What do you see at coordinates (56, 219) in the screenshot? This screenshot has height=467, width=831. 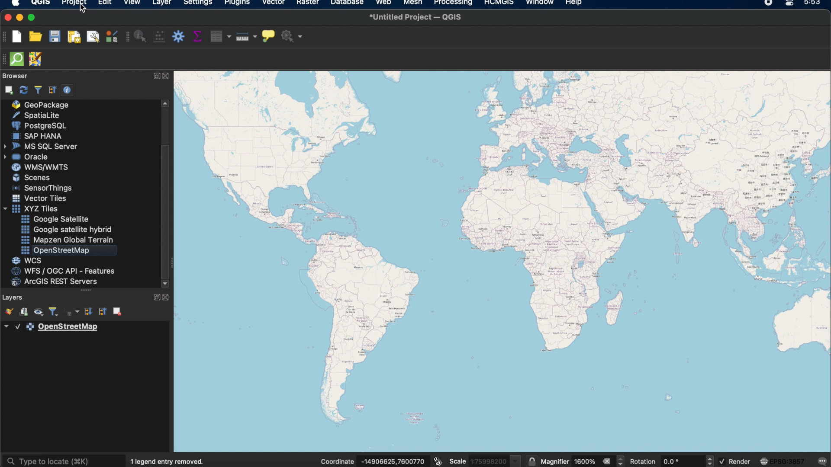 I see `google satellite ` at bounding box center [56, 219].